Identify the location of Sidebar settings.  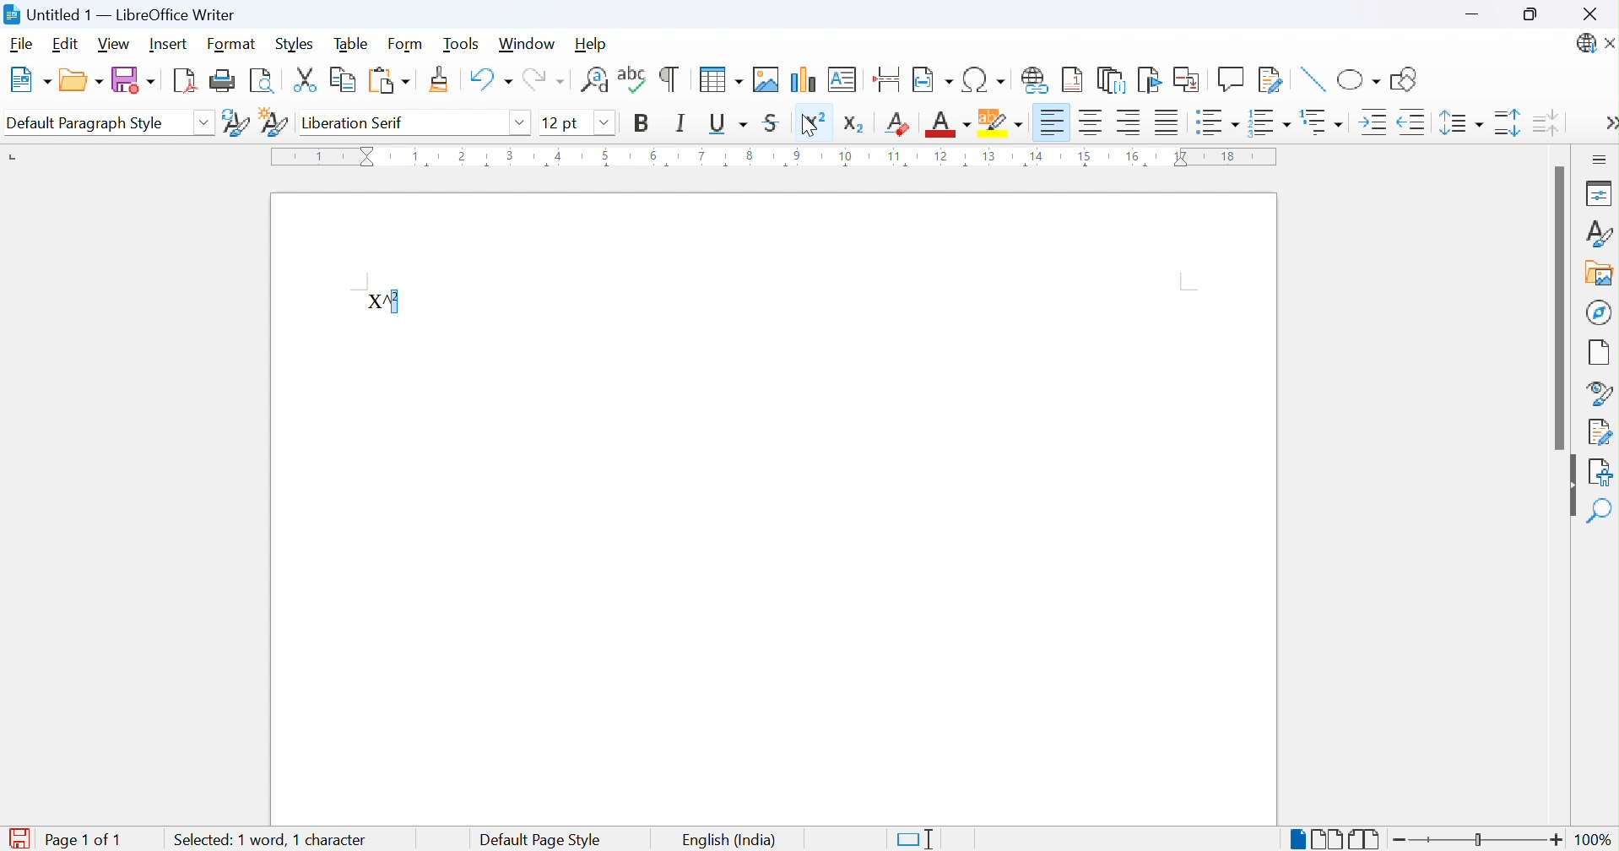
(1600, 161).